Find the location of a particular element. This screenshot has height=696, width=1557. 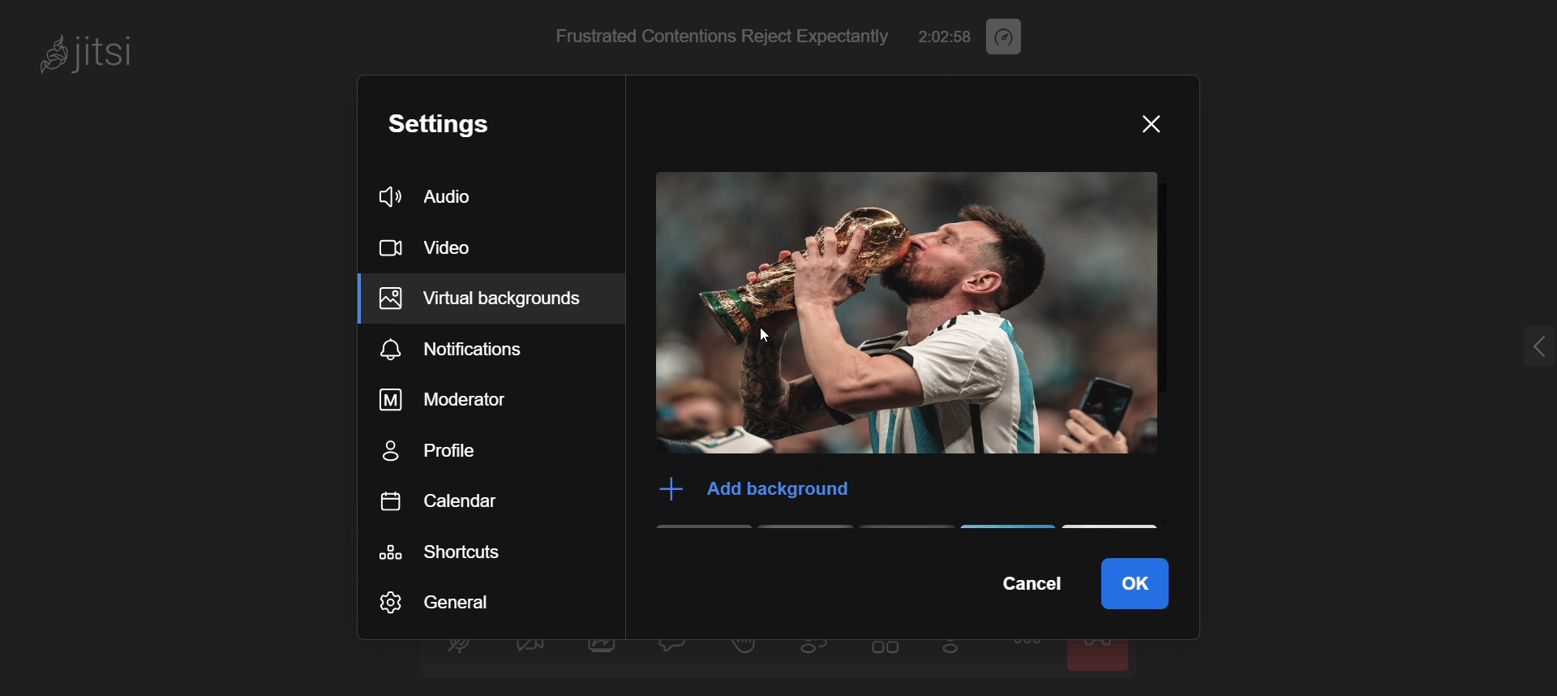

Jitsi is located at coordinates (95, 53).